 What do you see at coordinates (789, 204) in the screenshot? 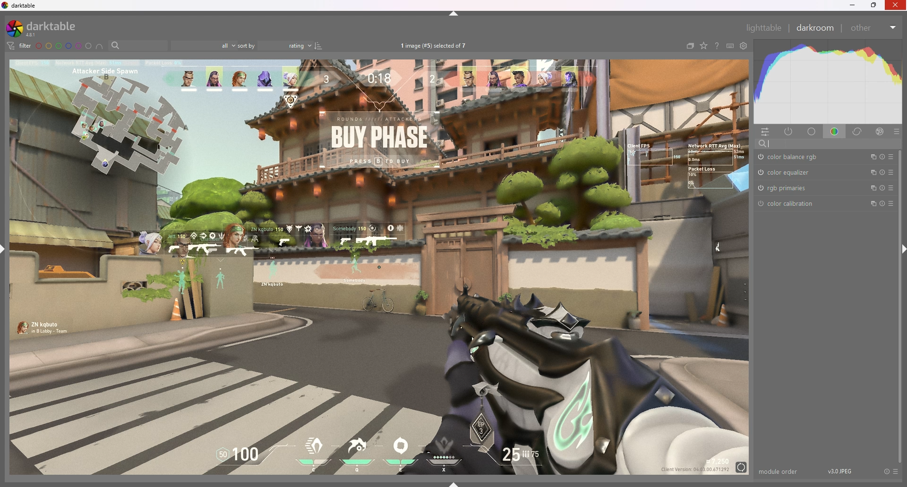
I see `color calibration` at bounding box center [789, 204].